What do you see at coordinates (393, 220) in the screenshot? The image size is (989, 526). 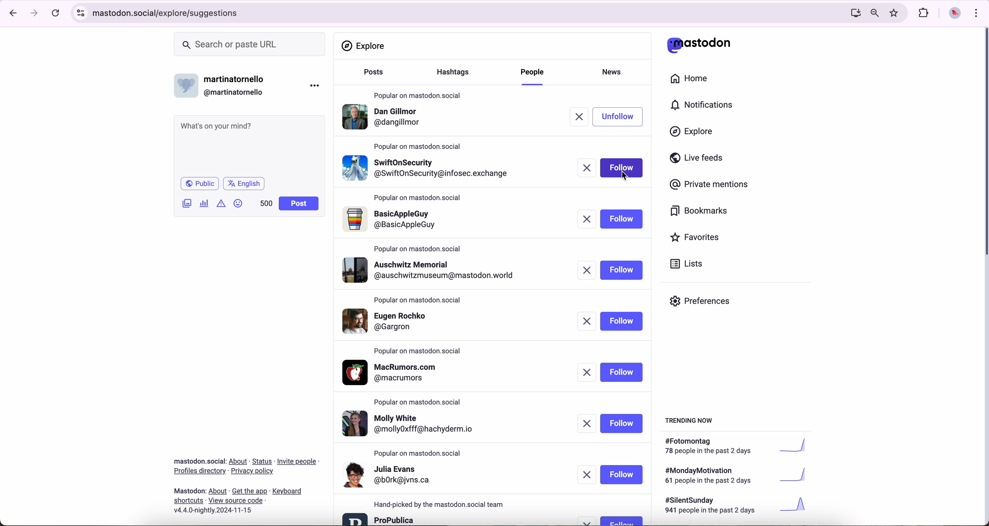 I see `profile` at bounding box center [393, 220].